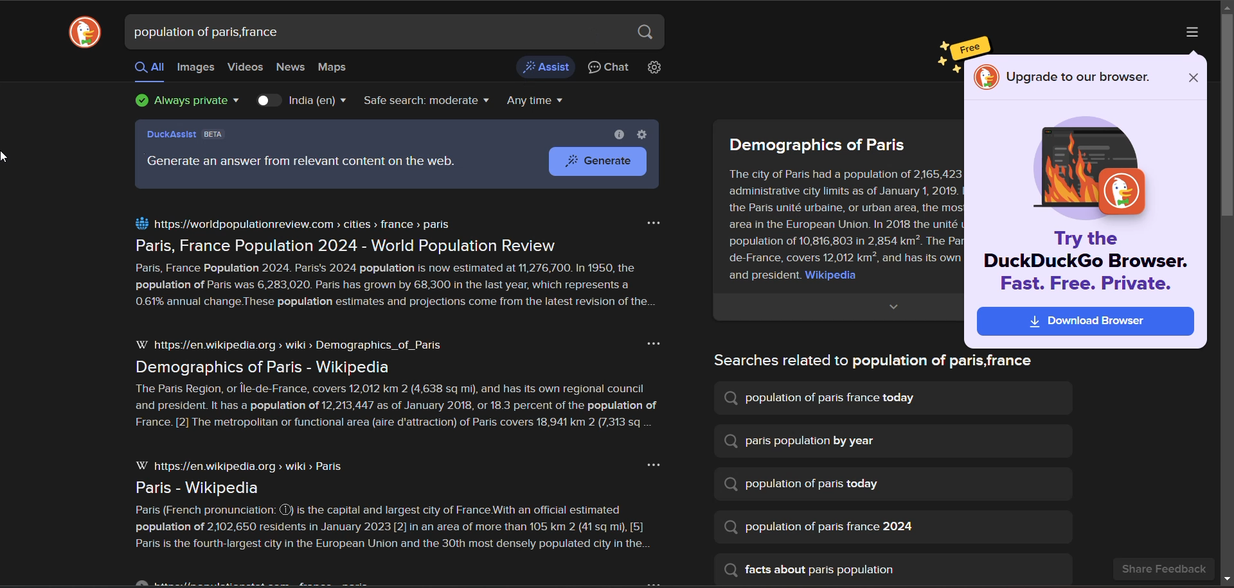 The image size is (1234, 588). I want to click on maps, so click(338, 67).